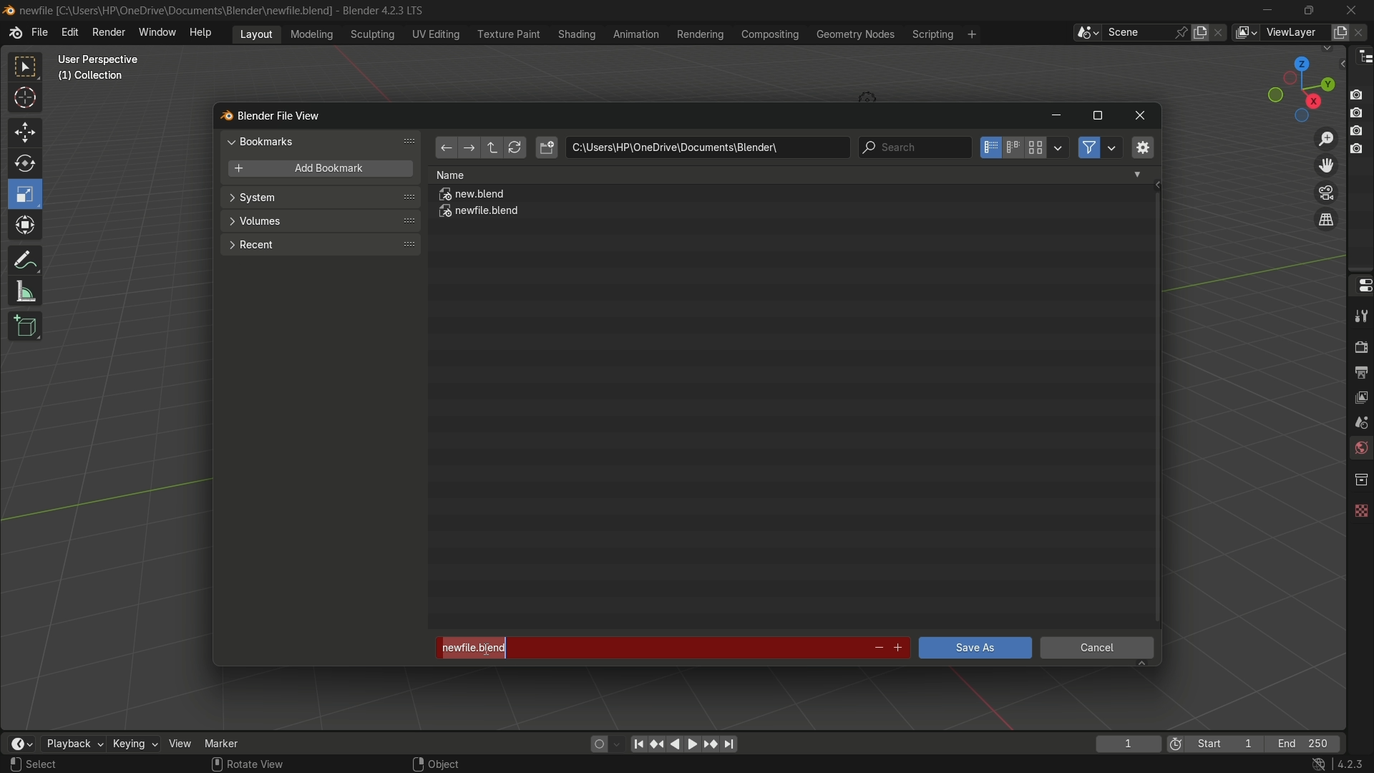  What do you see at coordinates (711, 743) in the screenshot?
I see `jump to keyframe` at bounding box center [711, 743].